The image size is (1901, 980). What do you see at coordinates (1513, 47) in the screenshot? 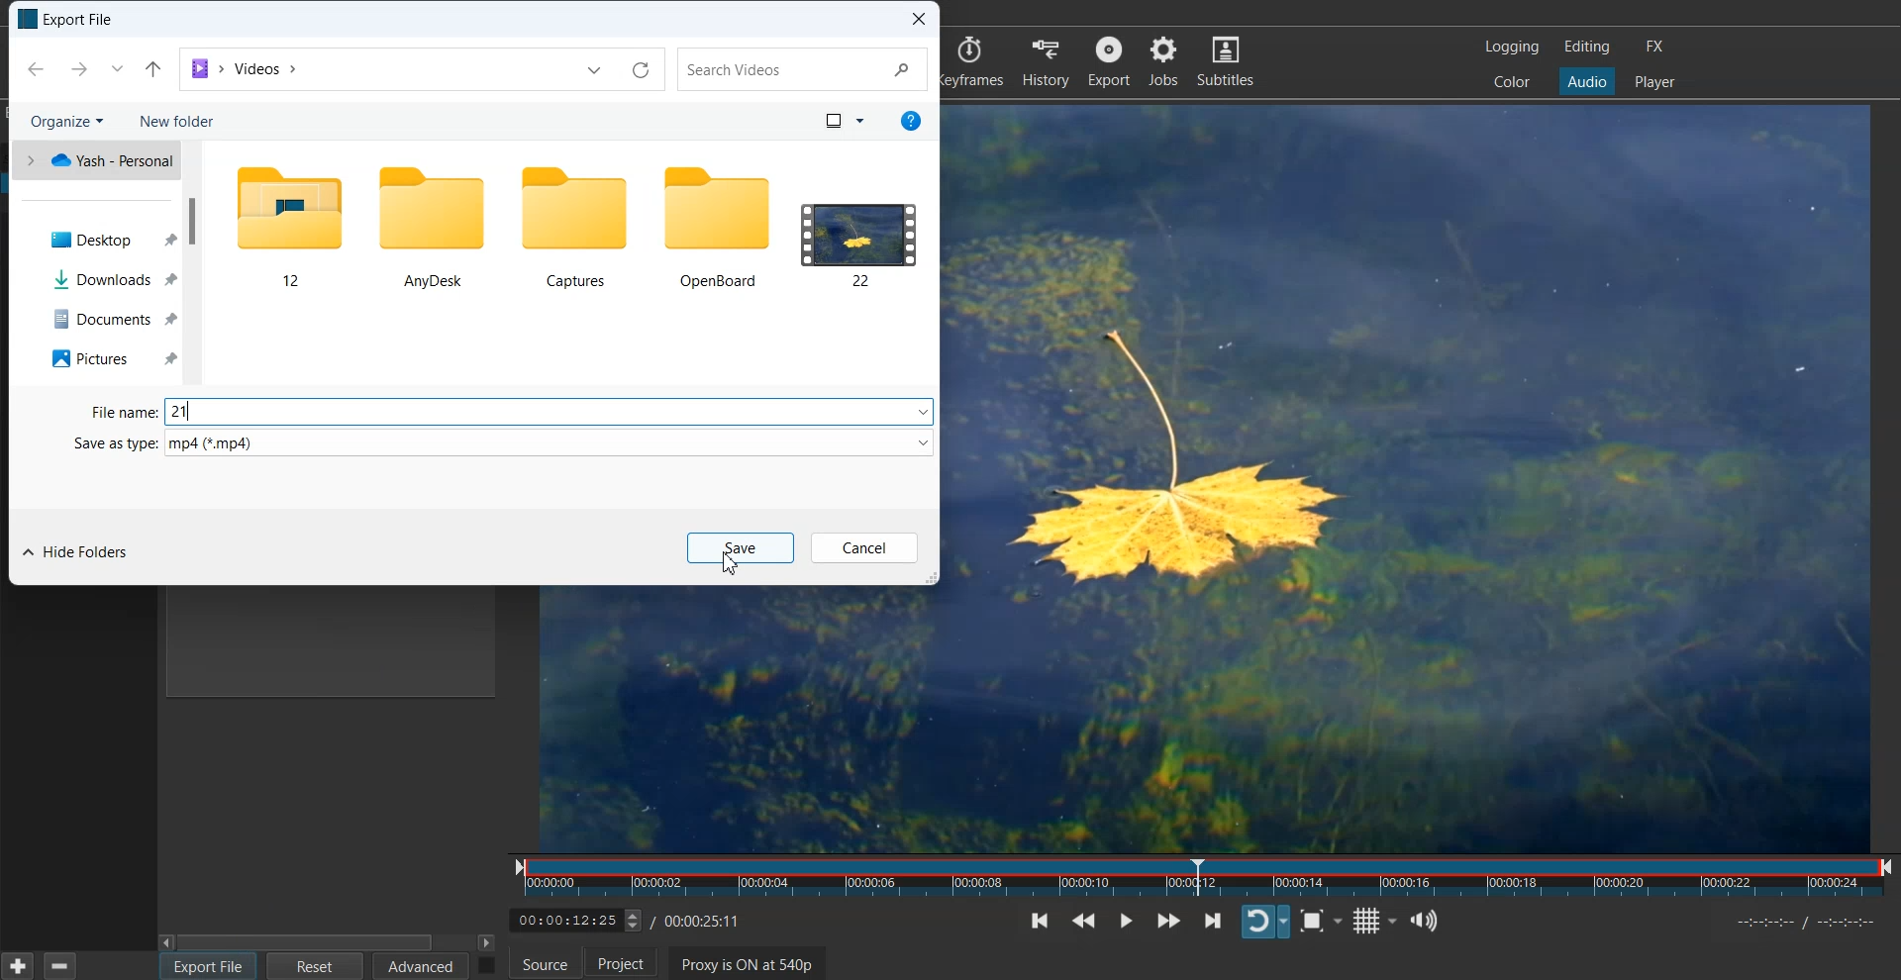
I see `Logging` at bounding box center [1513, 47].